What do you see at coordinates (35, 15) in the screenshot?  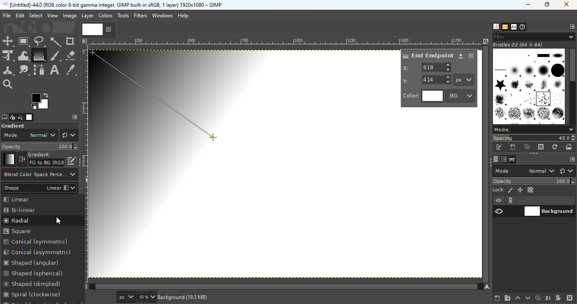 I see `Select` at bounding box center [35, 15].